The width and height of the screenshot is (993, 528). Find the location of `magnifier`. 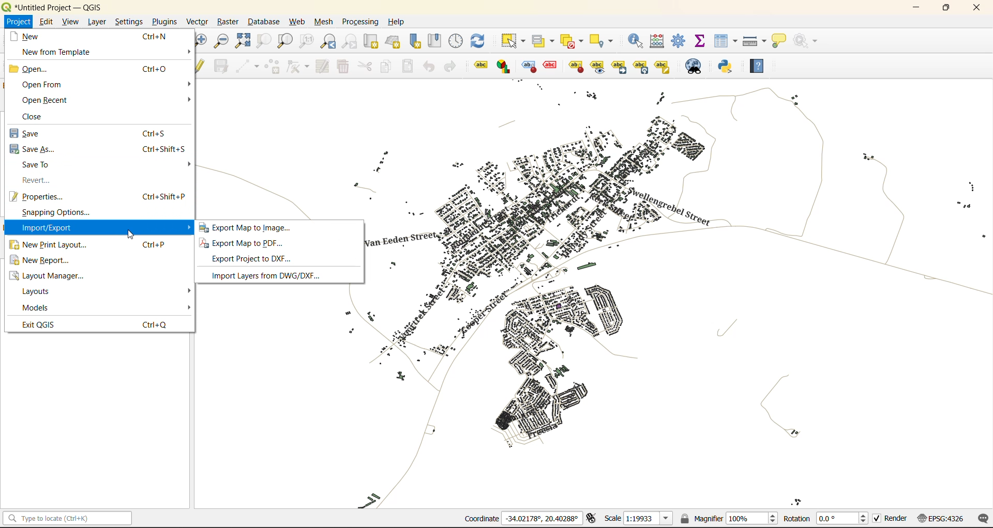

magnifier is located at coordinates (729, 517).